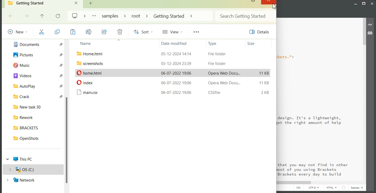  What do you see at coordinates (111, 16) in the screenshot?
I see `Samples` at bounding box center [111, 16].